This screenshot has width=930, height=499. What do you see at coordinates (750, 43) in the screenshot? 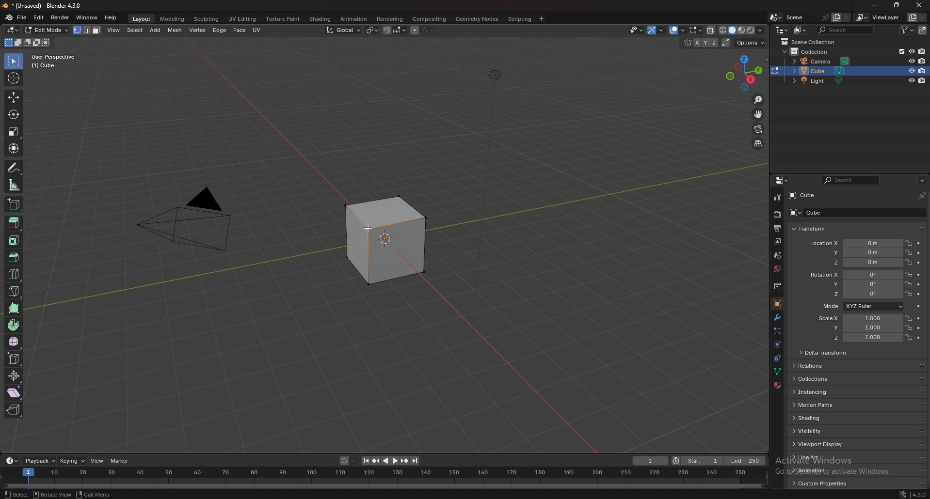
I see `options` at bounding box center [750, 43].